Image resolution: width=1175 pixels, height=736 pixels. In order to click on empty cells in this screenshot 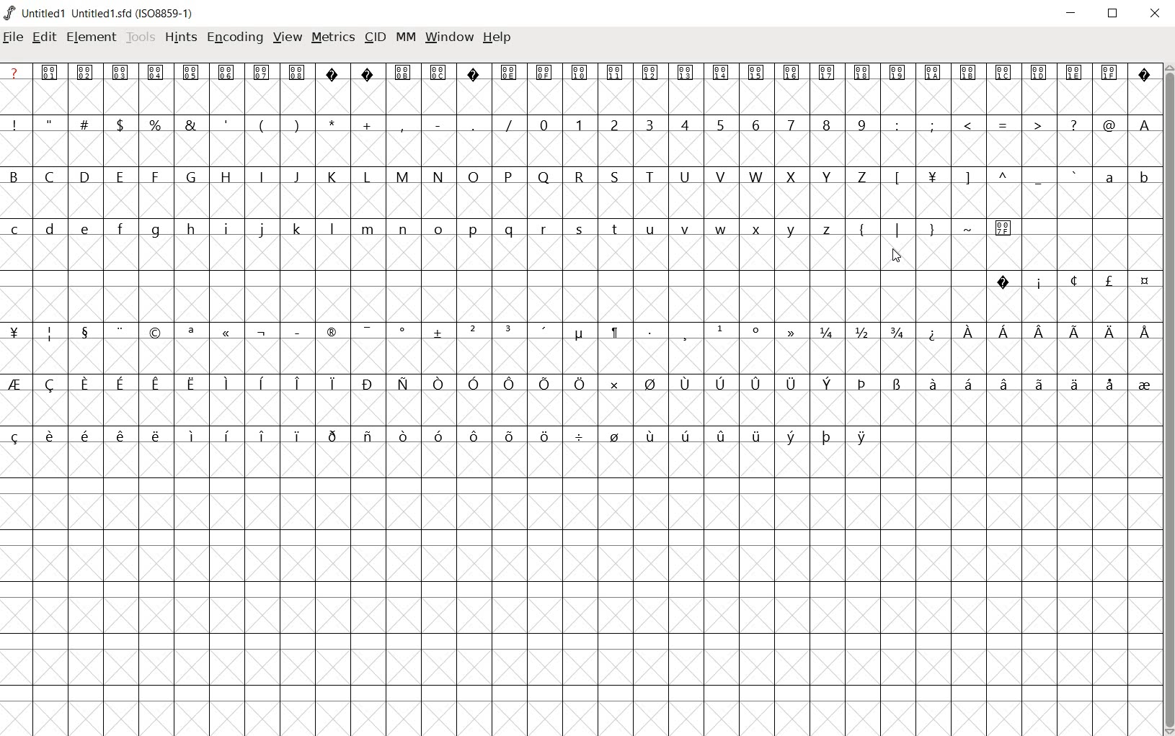, I will do `click(580, 588)`.